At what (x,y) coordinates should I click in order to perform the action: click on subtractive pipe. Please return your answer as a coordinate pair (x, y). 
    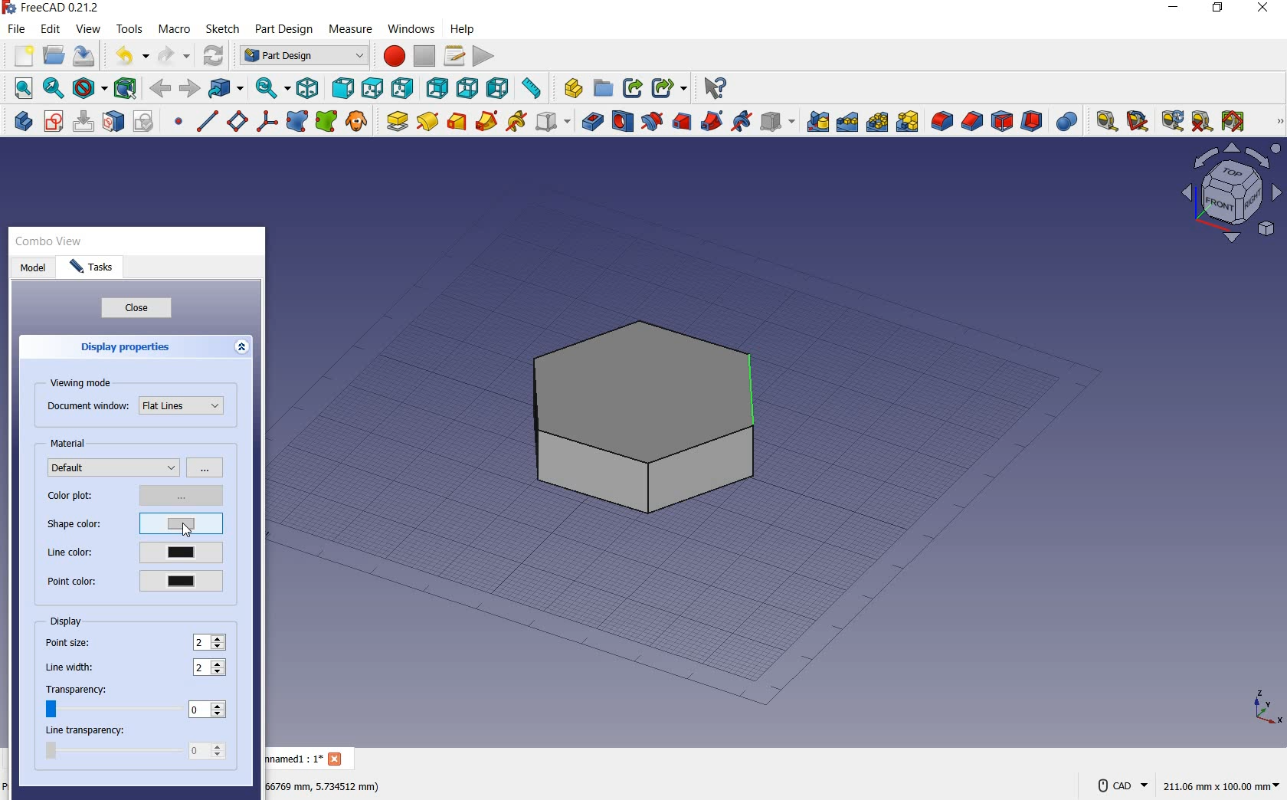
    Looking at the image, I should click on (712, 122).